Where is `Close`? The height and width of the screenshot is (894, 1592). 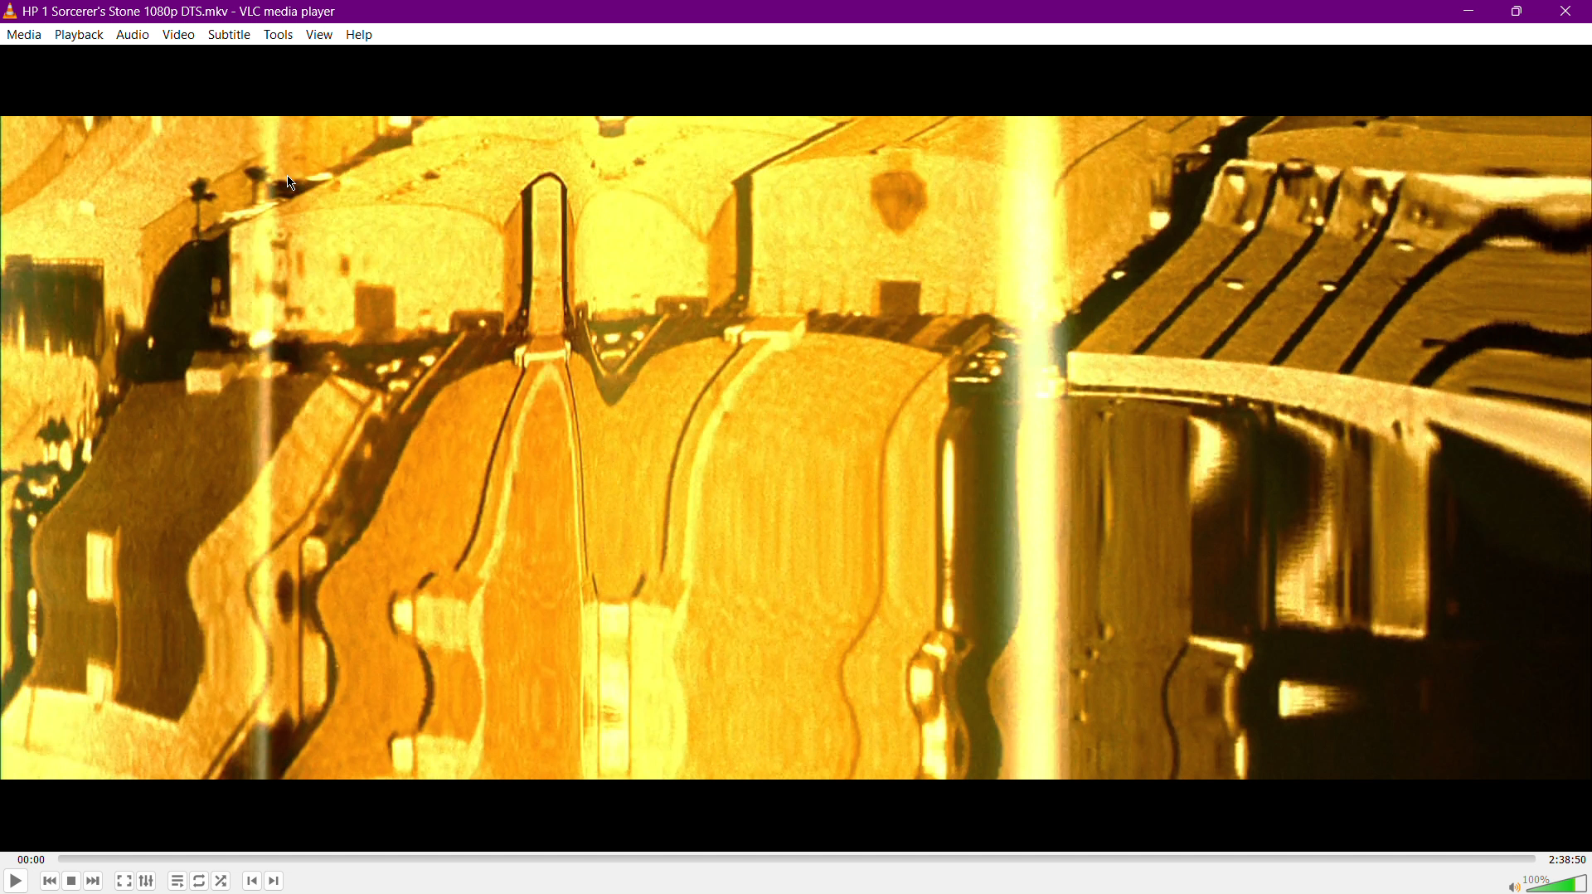 Close is located at coordinates (1567, 11).